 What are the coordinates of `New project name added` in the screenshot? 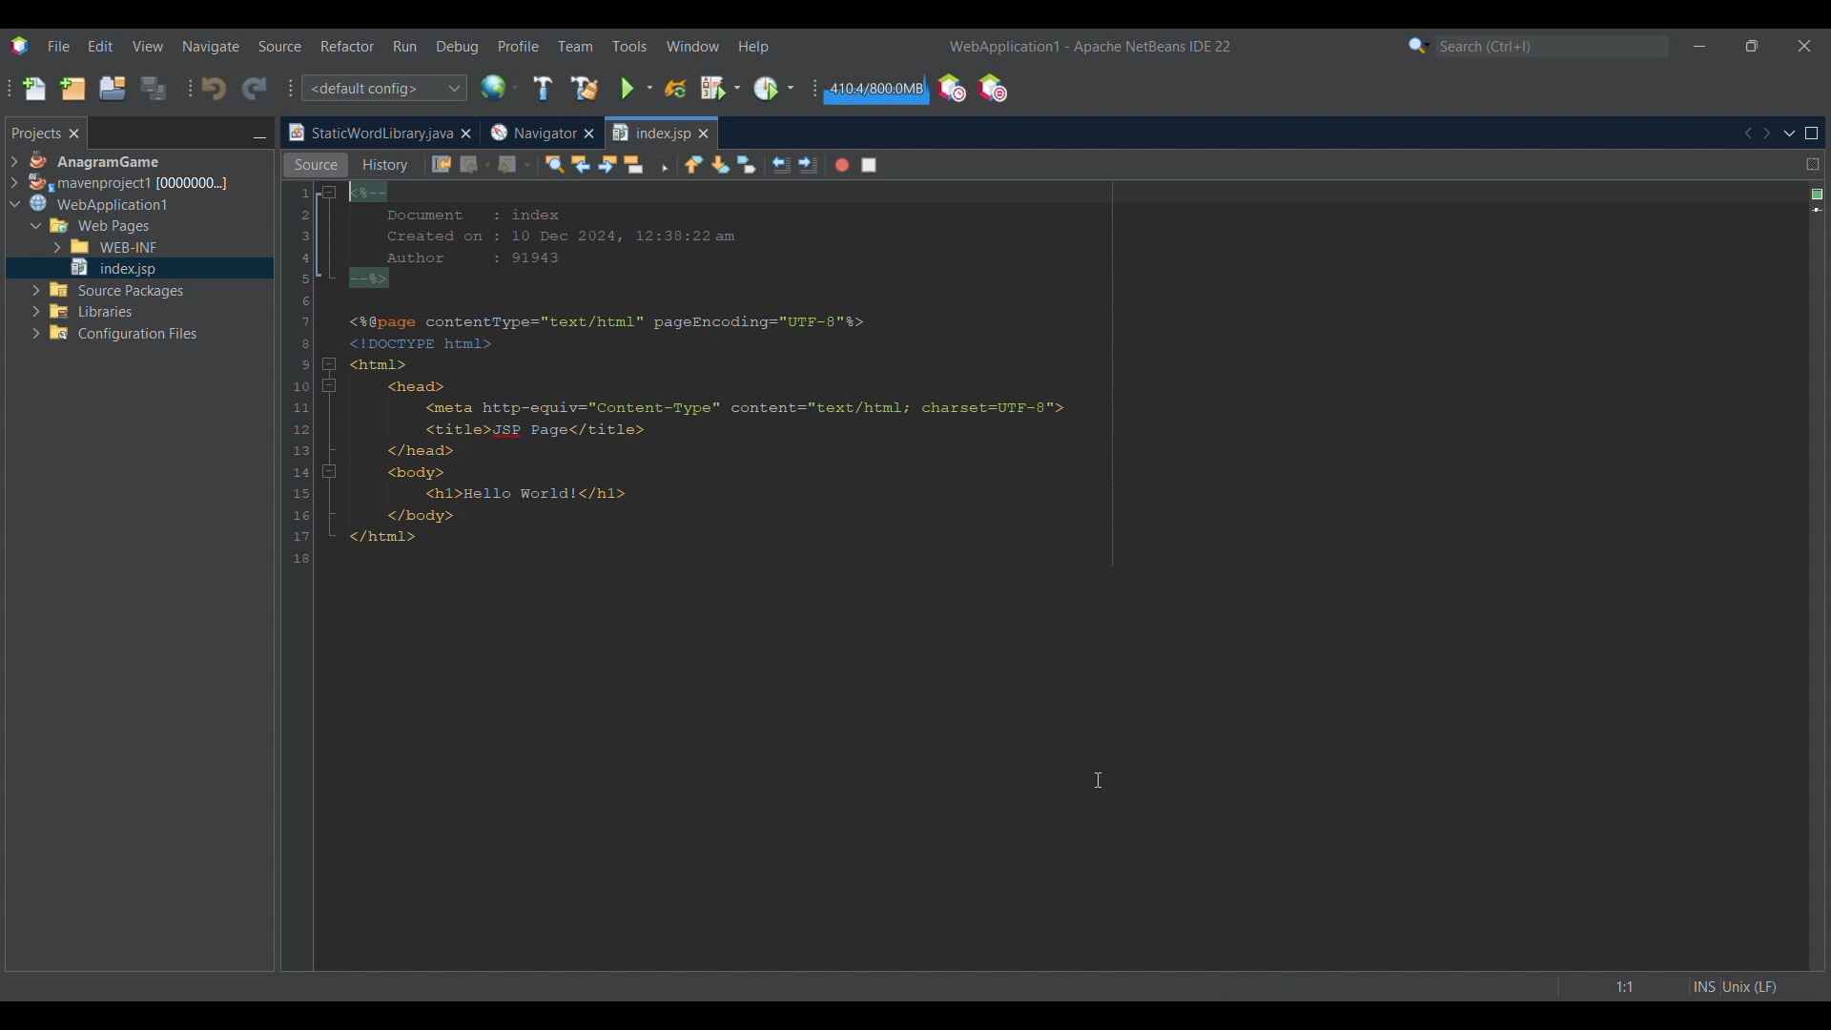 It's located at (1096, 46).